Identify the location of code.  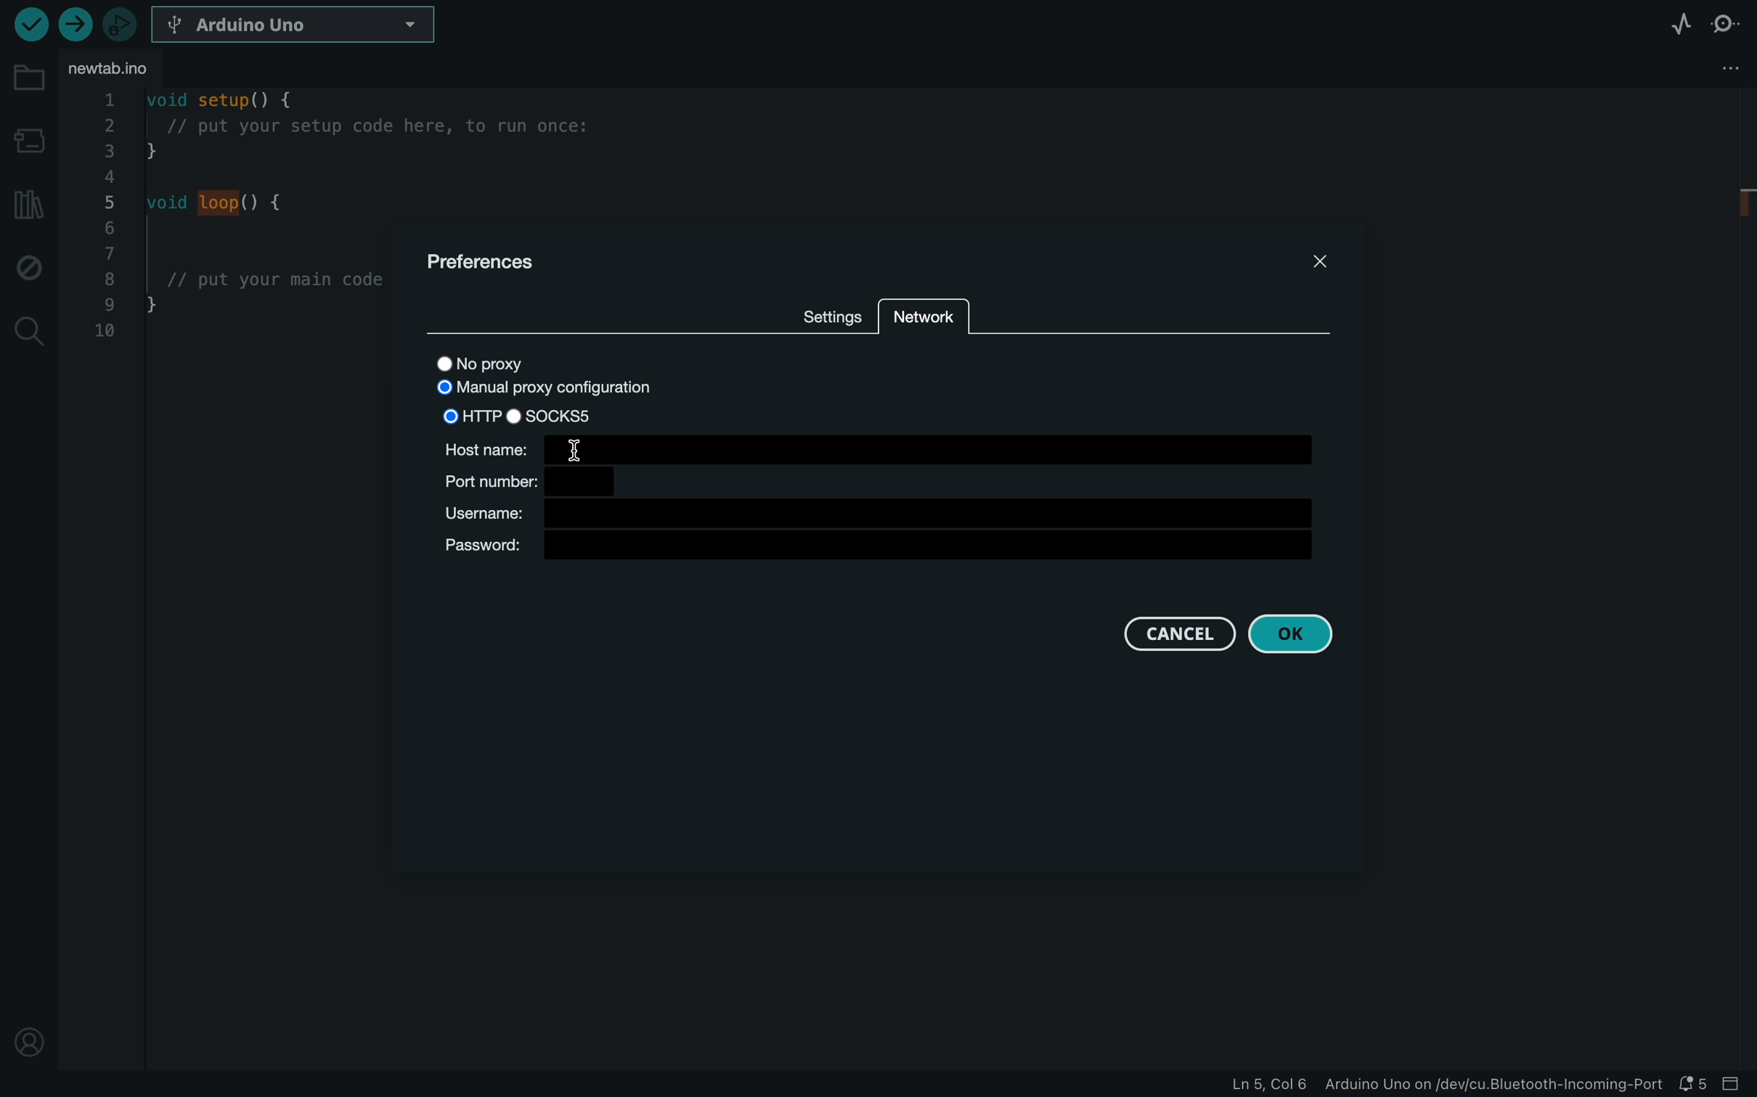
(232, 248).